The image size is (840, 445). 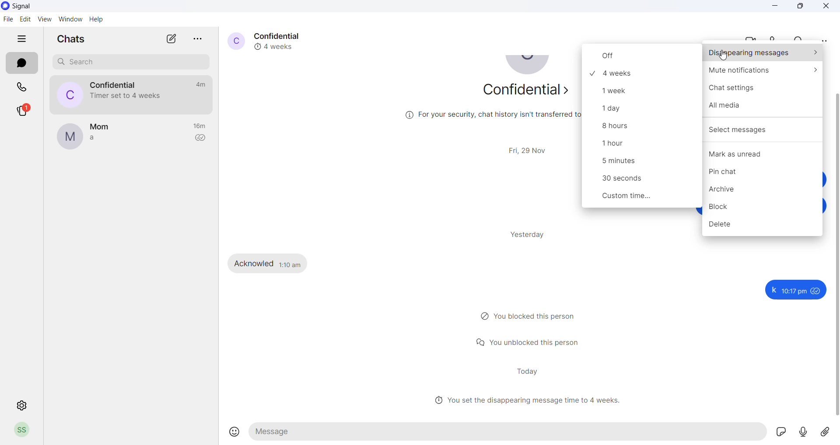 I want to click on archive, so click(x=765, y=191).